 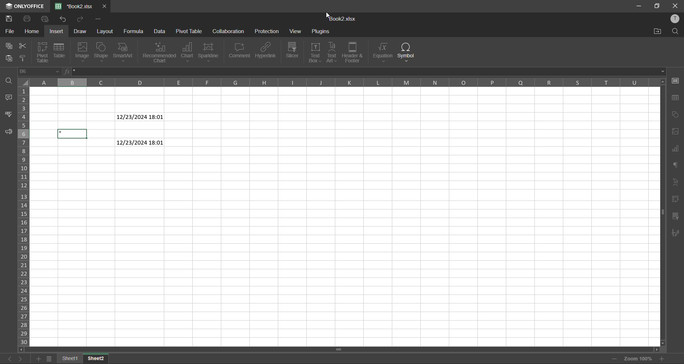 What do you see at coordinates (675, 19) in the screenshot?
I see `profile` at bounding box center [675, 19].